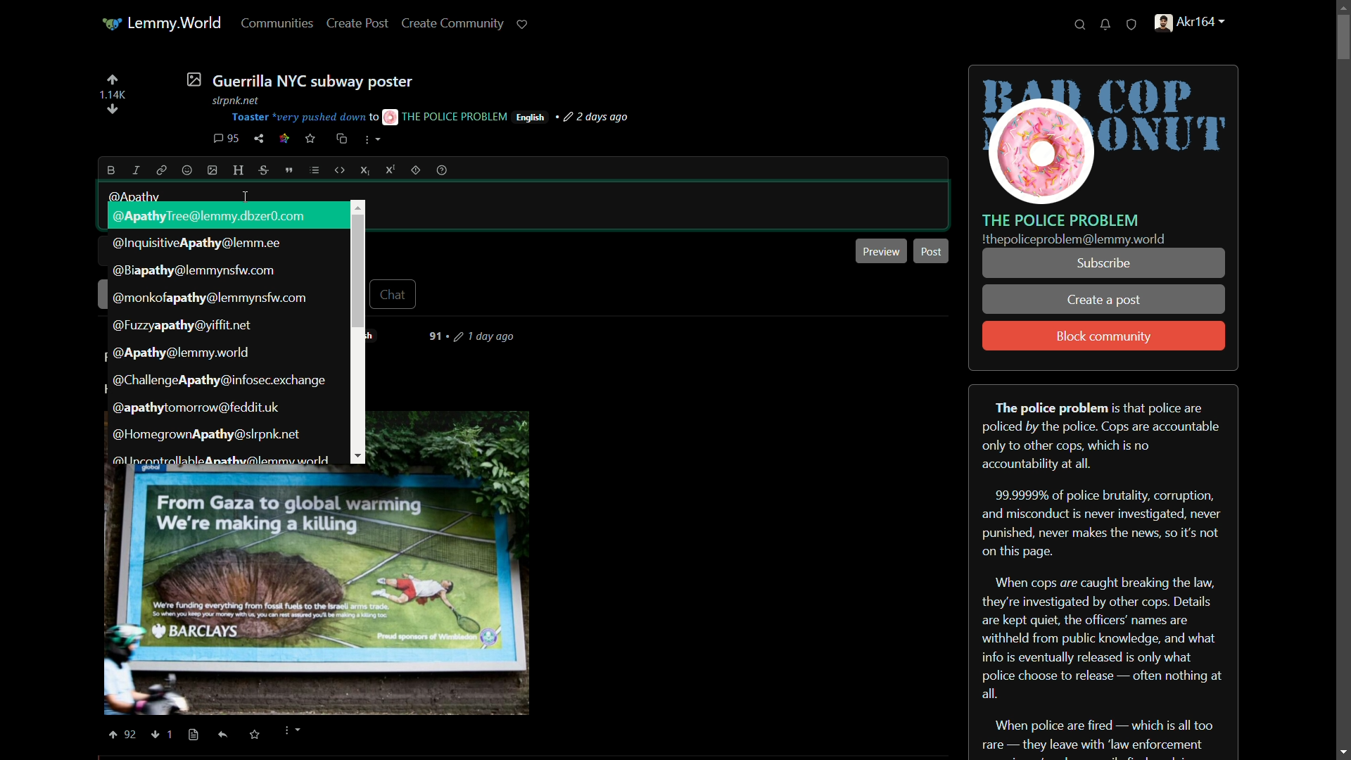 The width and height of the screenshot is (1351, 760). Describe the element at coordinates (136, 196) in the screenshot. I see `@Apathy` at that location.